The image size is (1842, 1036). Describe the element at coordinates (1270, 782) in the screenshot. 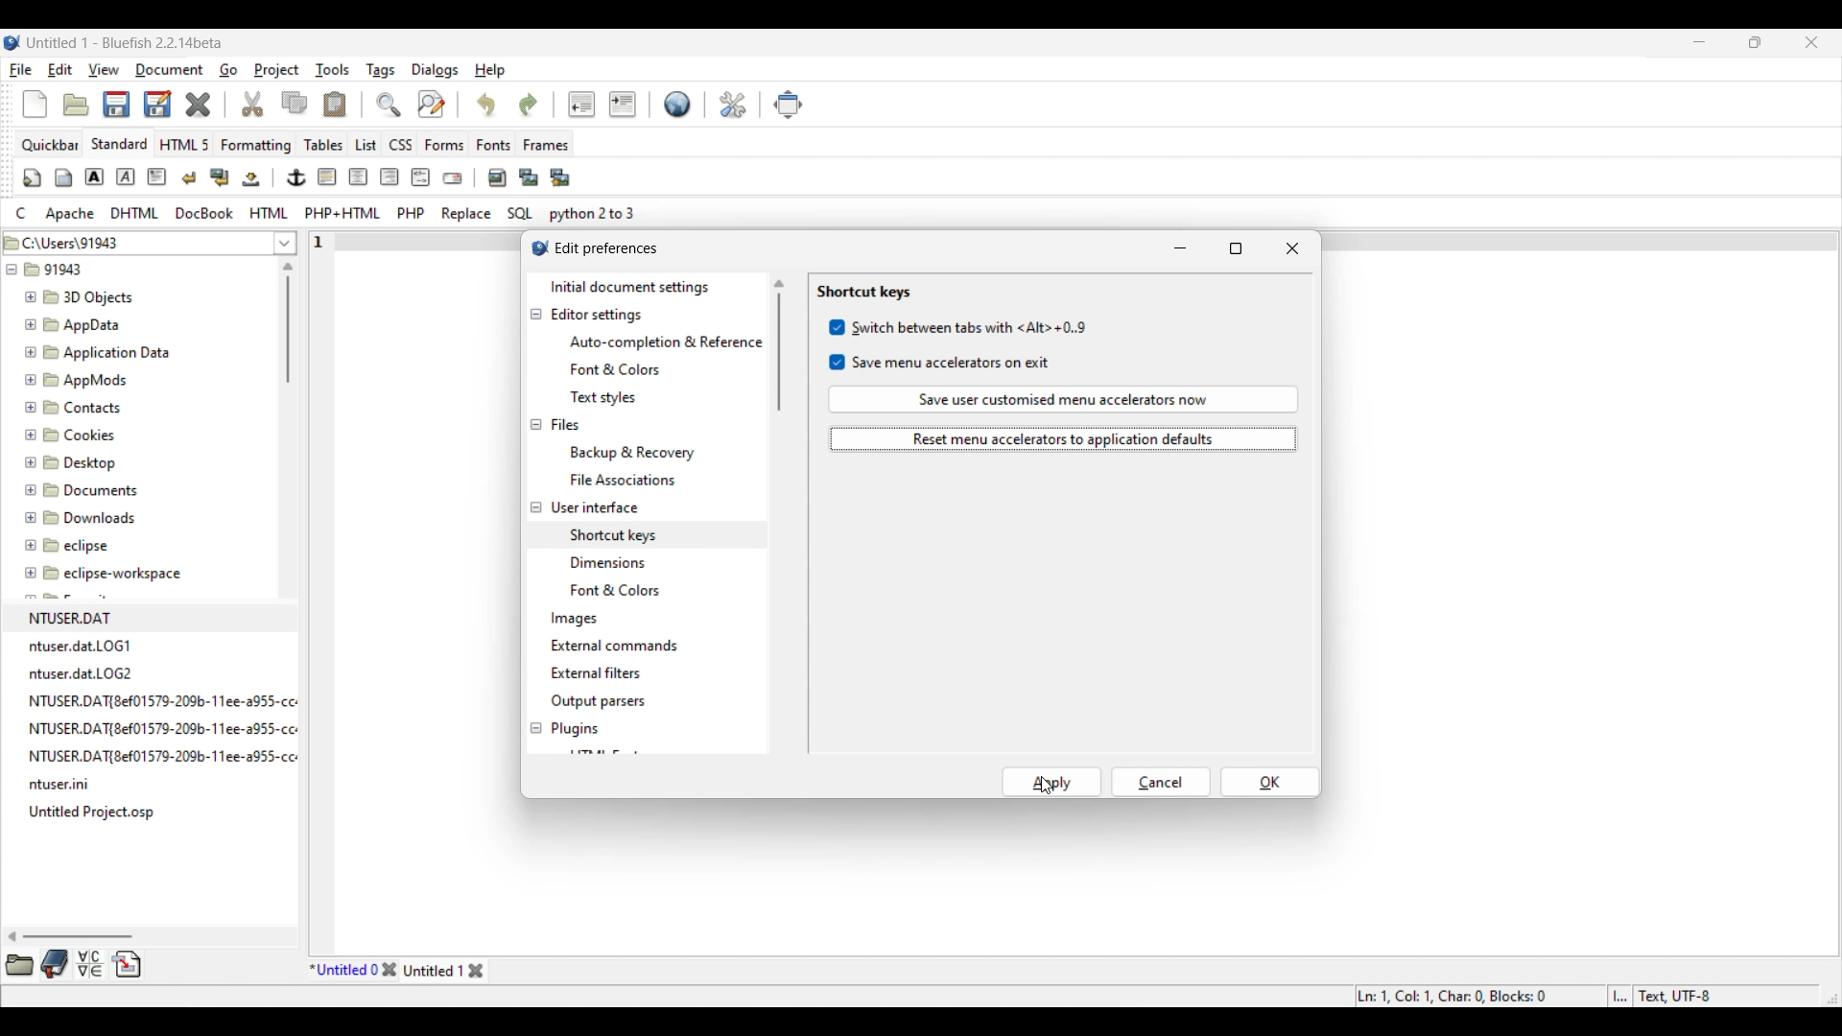

I see `OK` at that location.